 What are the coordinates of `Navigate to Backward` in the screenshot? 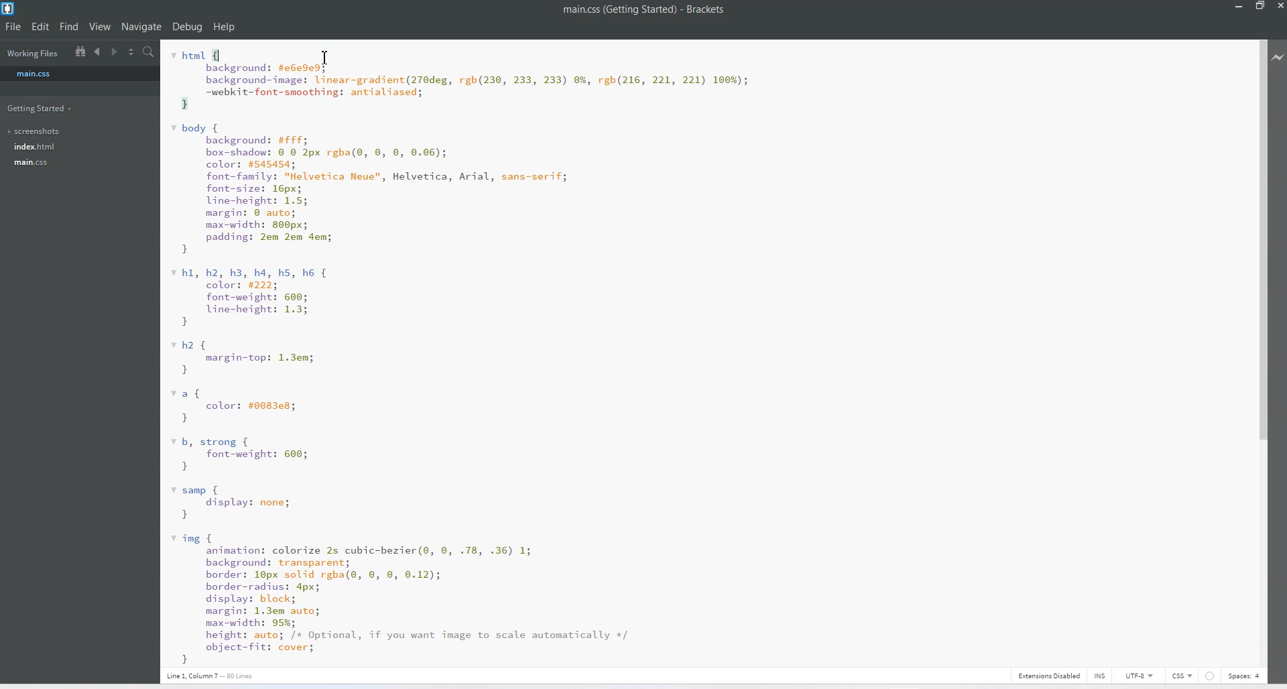 It's located at (99, 52).